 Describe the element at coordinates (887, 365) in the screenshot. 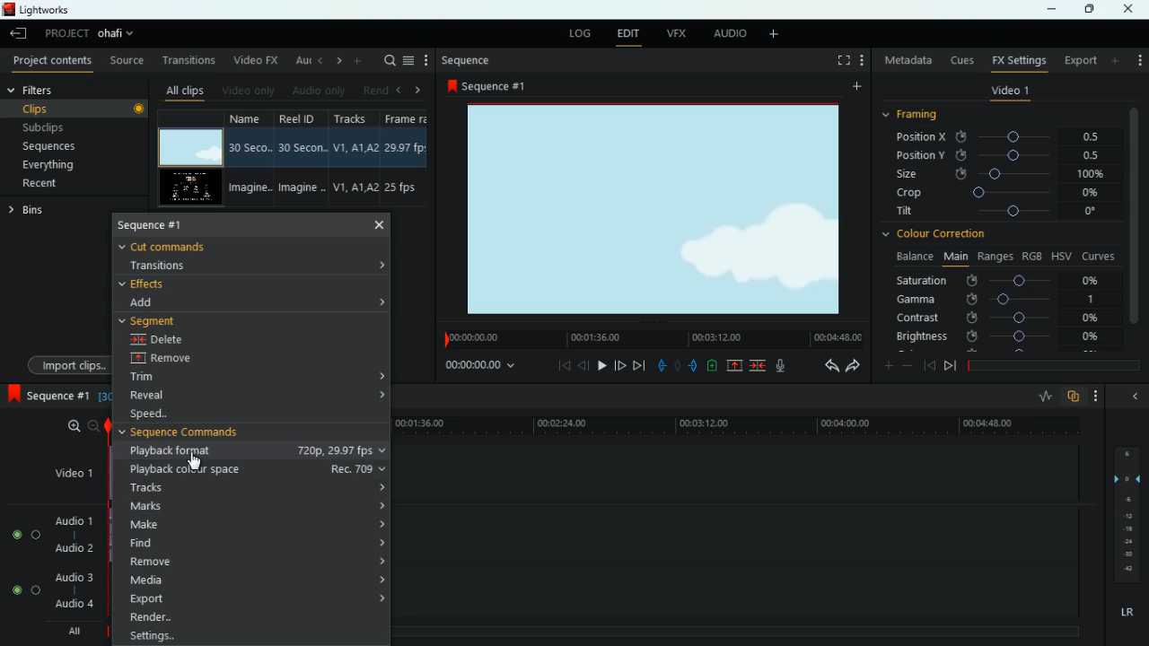

I see `more` at that location.